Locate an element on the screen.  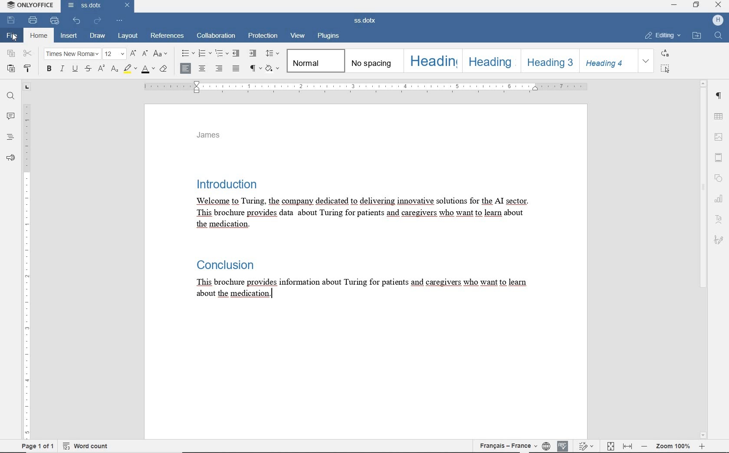
close is located at coordinates (718, 4).